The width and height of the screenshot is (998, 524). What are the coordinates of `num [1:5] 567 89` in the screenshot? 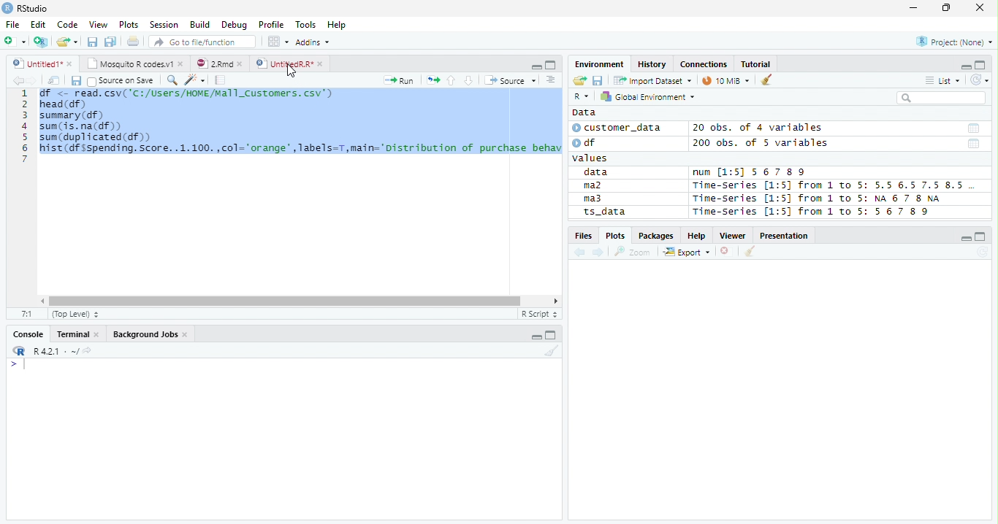 It's located at (750, 172).